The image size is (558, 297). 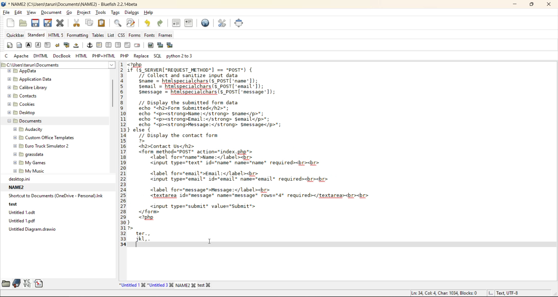 What do you see at coordinates (19, 179) in the screenshot?
I see `desktop.ini` at bounding box center [19, 179].